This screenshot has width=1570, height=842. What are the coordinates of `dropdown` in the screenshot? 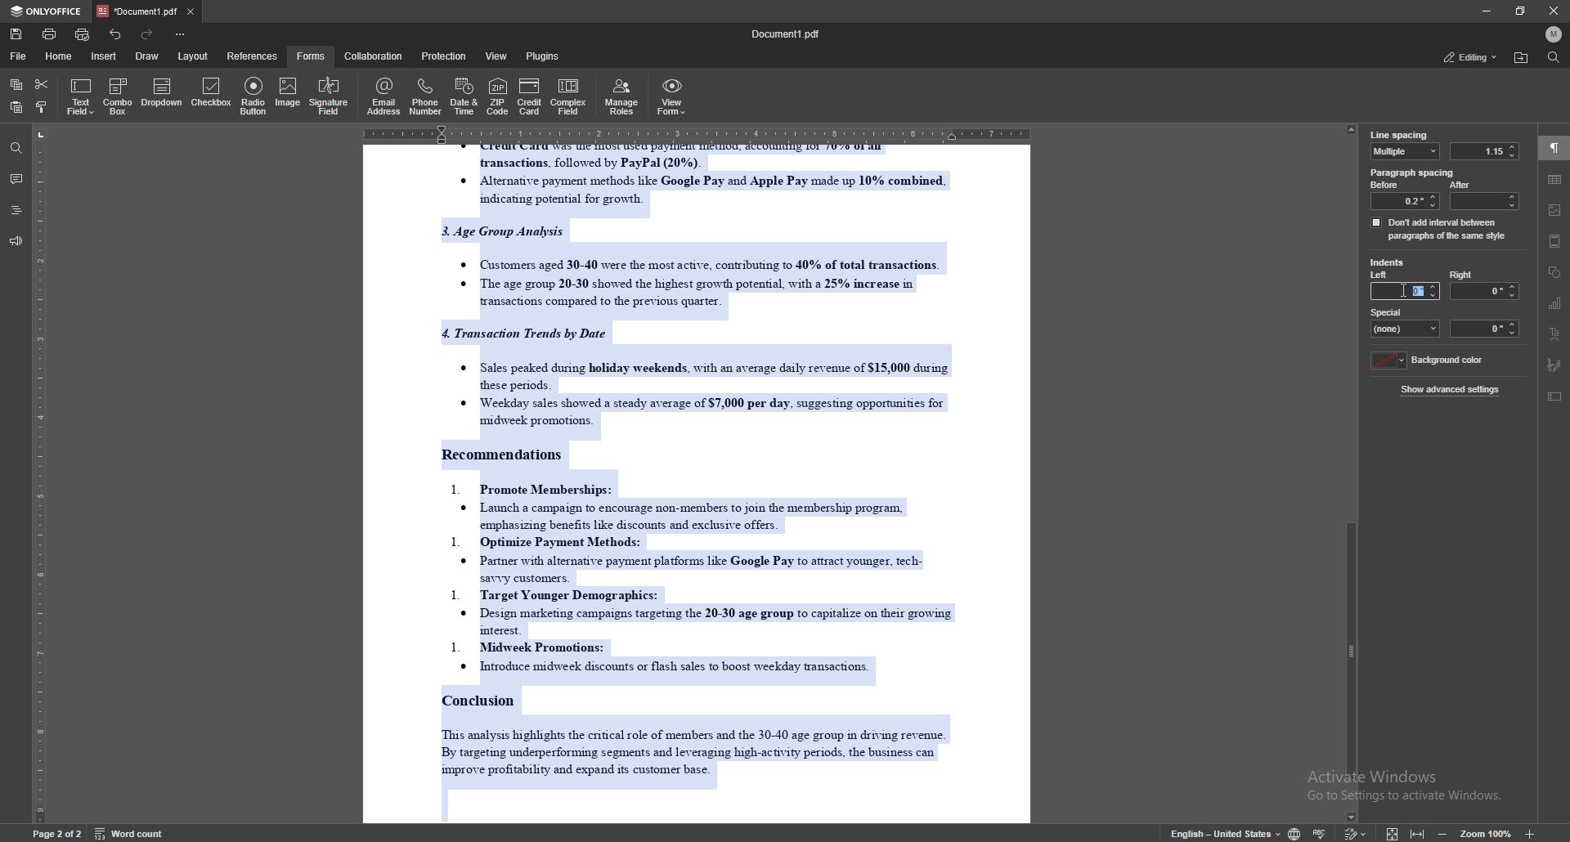 It's located at (162, 94).